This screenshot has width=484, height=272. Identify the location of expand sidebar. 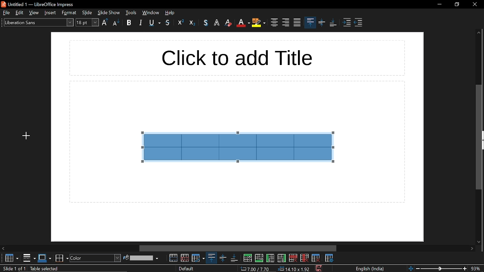
(482, 140).